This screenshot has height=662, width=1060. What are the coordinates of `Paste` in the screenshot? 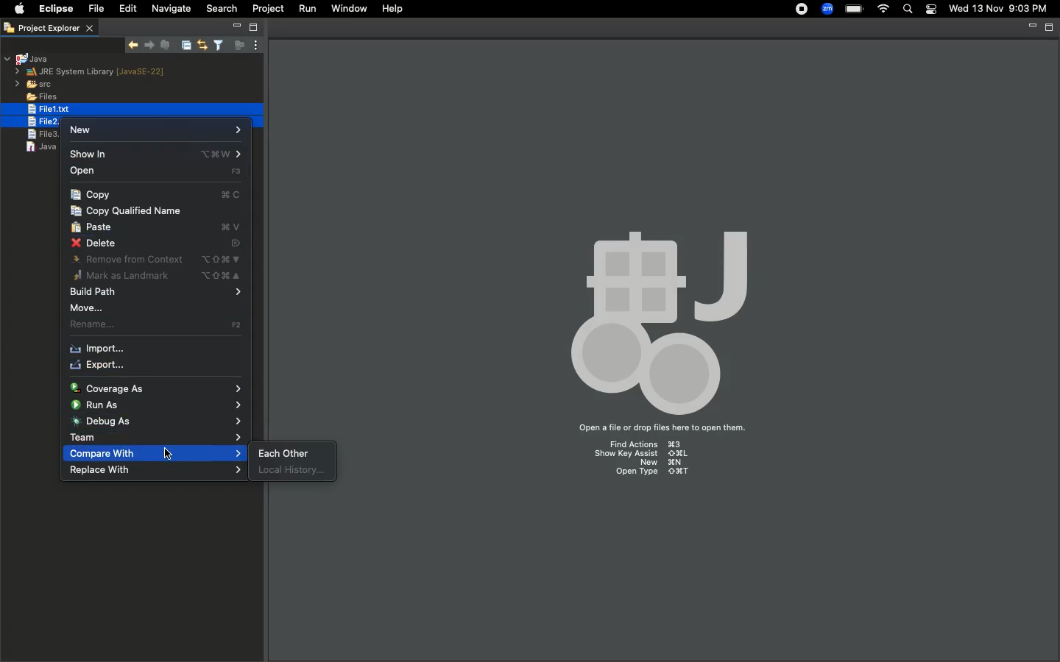 It's located at (156, 227).